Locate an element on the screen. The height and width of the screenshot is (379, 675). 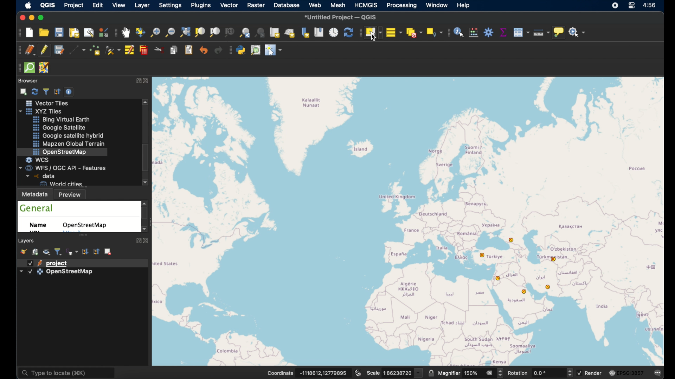
zoom to selection is located at coordinates (201, 32).